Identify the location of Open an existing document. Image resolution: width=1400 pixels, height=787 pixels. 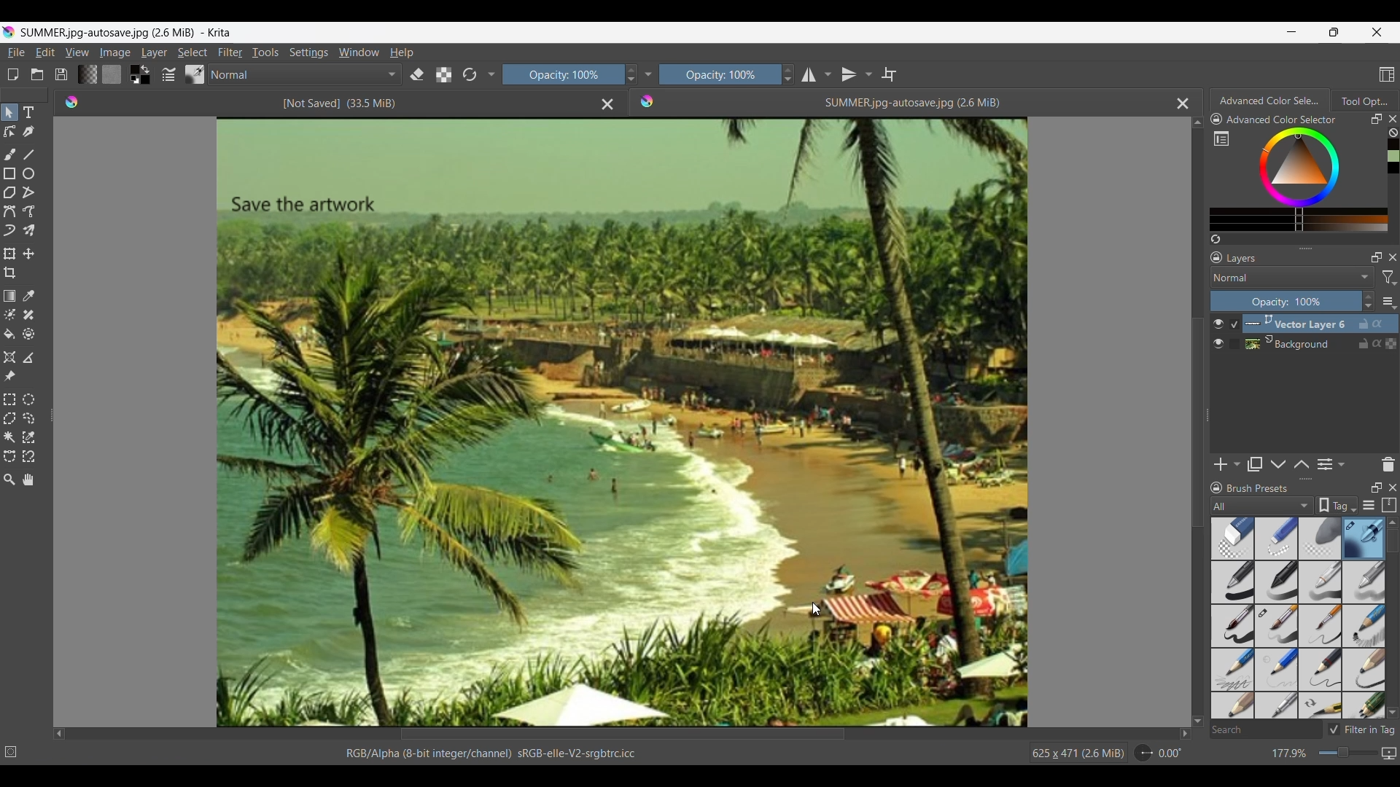
(37, 74).